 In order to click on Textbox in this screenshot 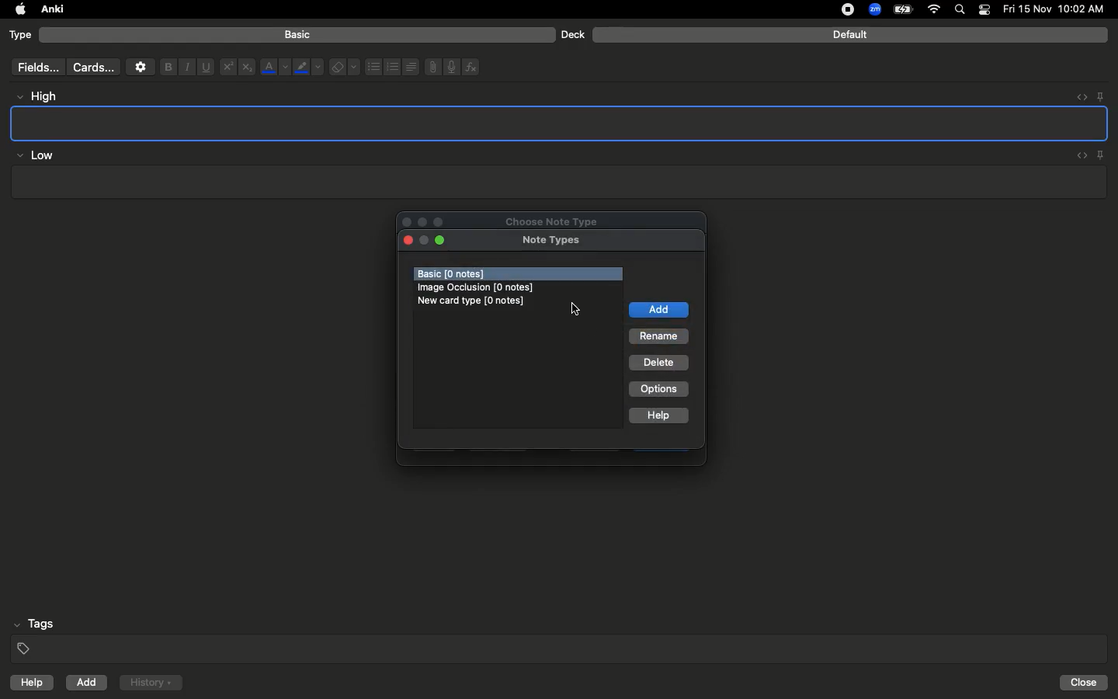, I will do `click(561, 123)`.